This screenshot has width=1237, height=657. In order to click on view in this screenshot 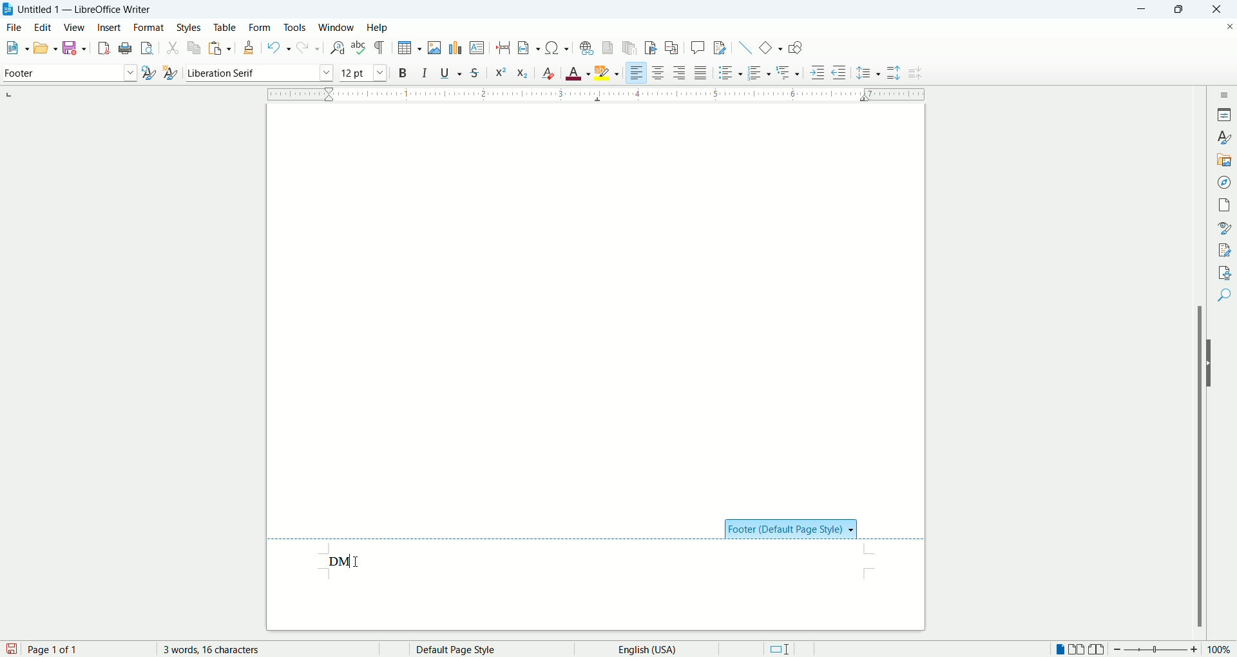, I will do `click(75, 28)`.